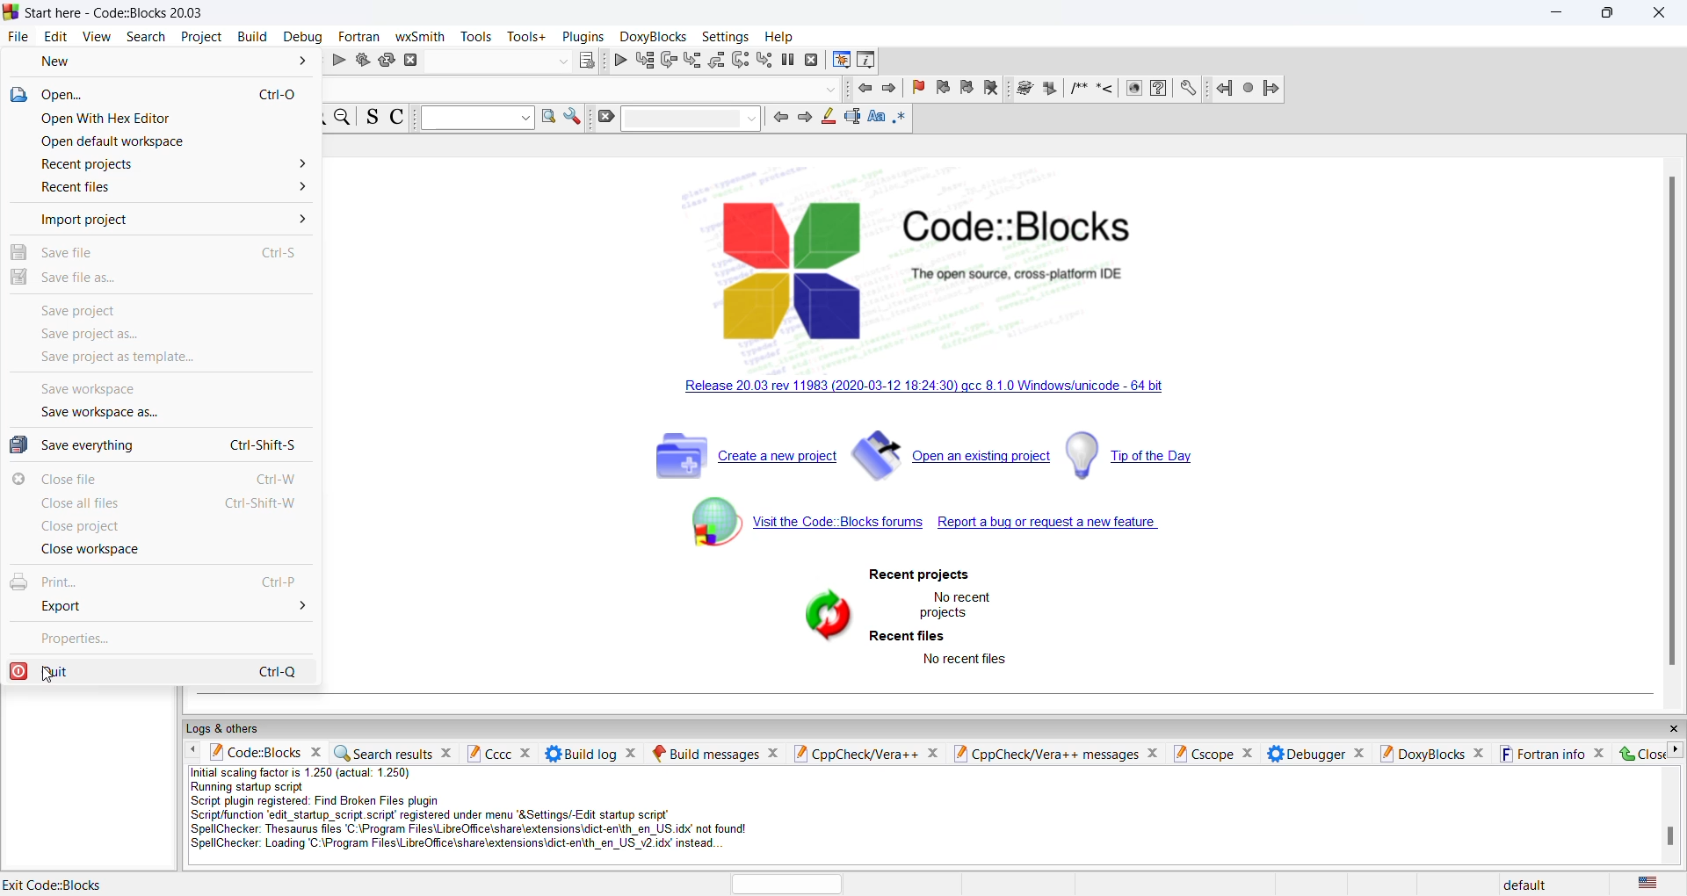 The width and height of the screenshot is (1687, 896). Describe the element at coordinates (962, 604) in the screenshot. I see `no recent projects ` at that location.